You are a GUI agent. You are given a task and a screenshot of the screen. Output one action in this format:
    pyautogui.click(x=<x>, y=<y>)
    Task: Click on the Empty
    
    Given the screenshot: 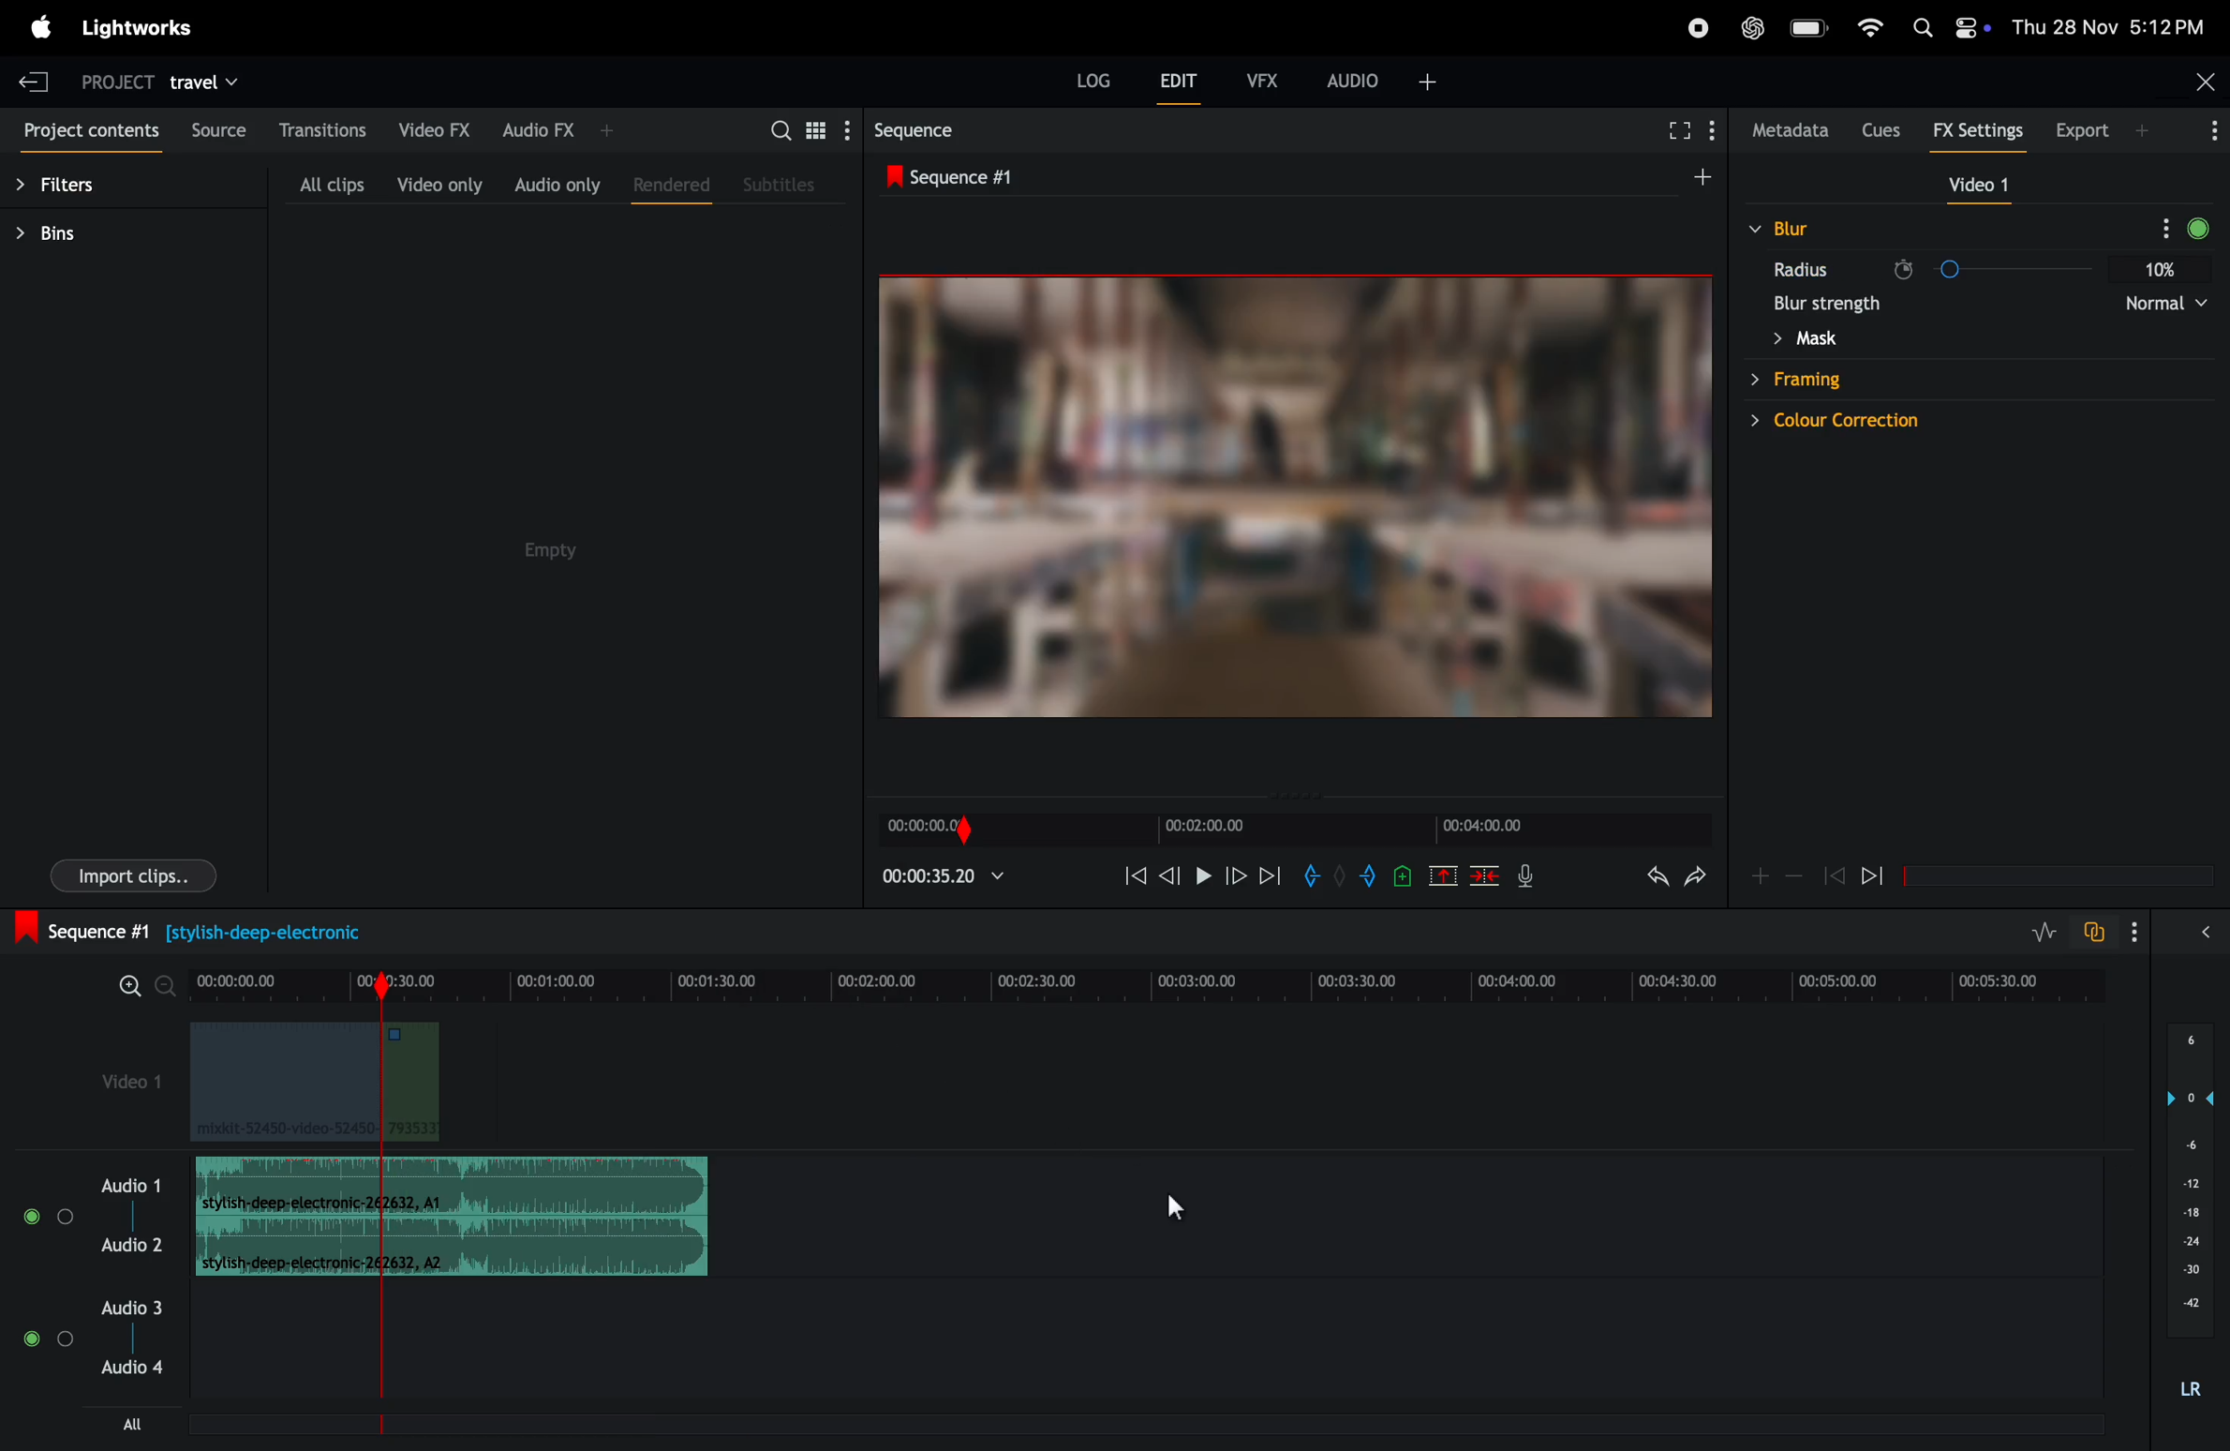 What is the action you would take?
    pyautogui.click(x=585, y=543)
    